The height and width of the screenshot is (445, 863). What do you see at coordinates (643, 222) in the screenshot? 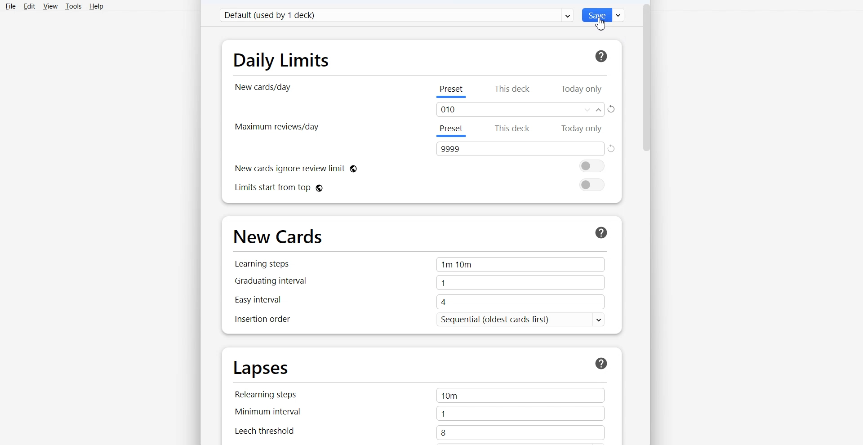
I see `Vertical scroll bar` at bounding box center [643, 222].